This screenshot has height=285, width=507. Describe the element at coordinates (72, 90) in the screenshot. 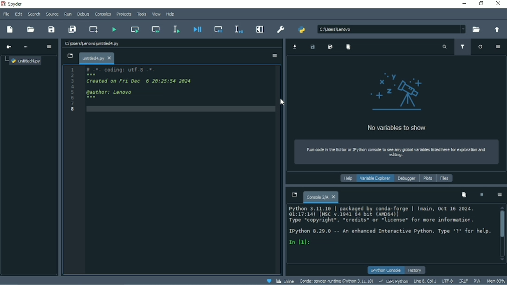

I see `Serial numbers` at that location.